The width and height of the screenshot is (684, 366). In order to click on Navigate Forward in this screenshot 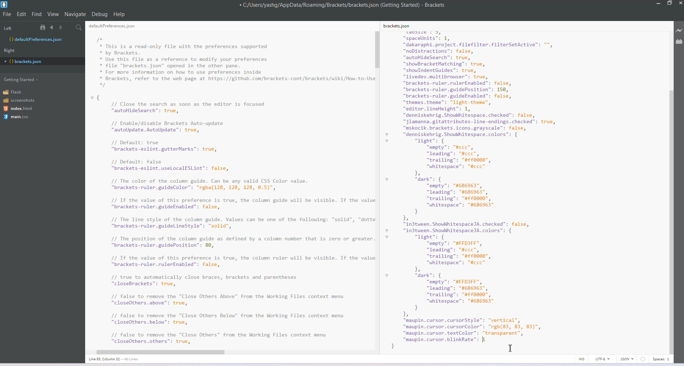, I will do `click(62, 28)`.